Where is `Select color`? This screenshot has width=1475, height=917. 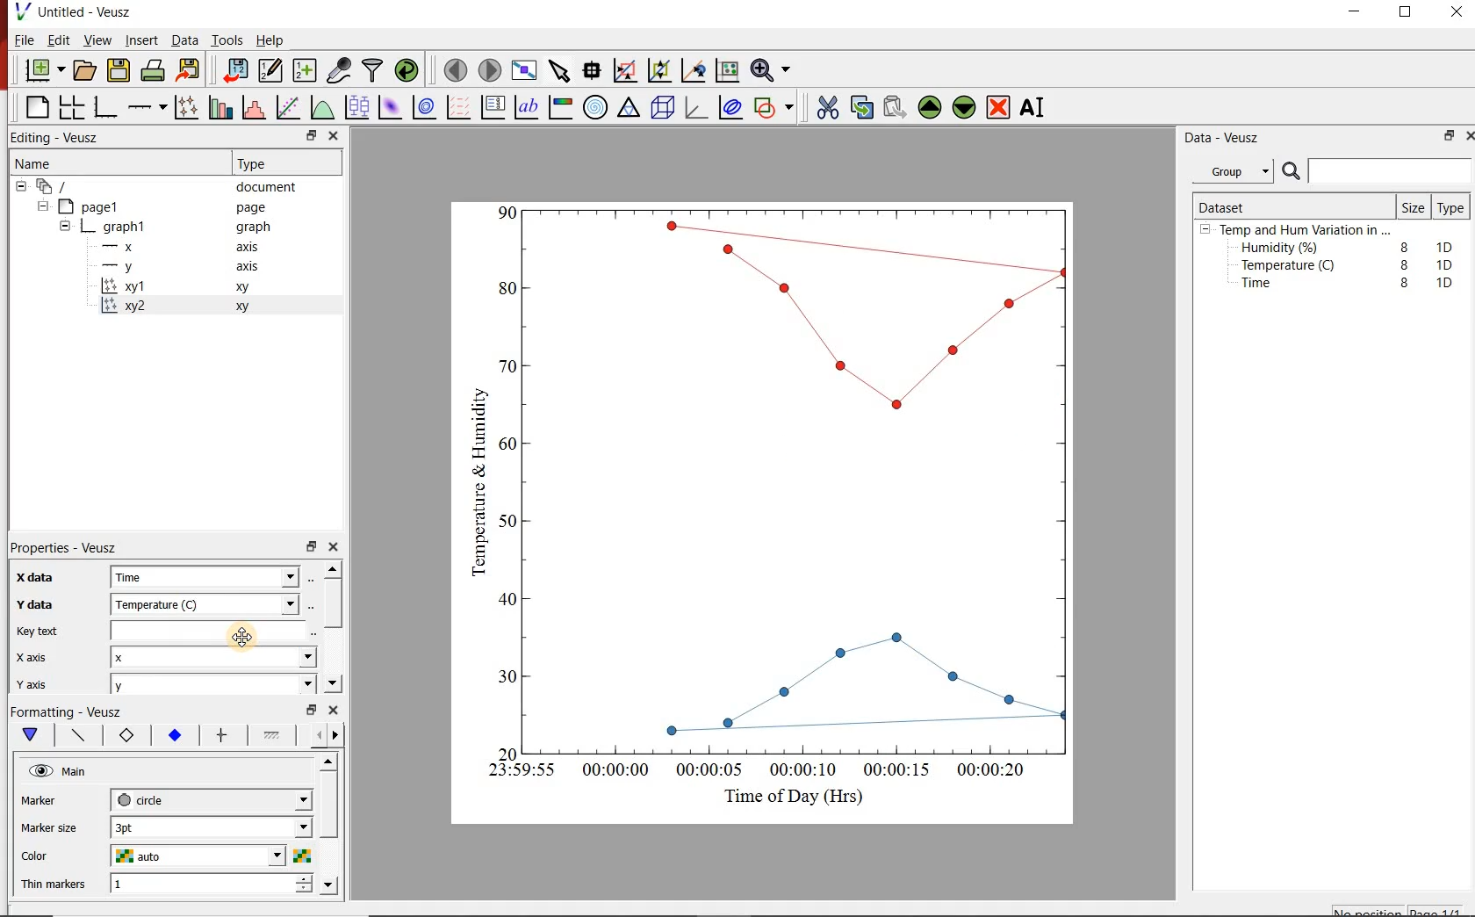 Select color is located at coordinates (303, 856).